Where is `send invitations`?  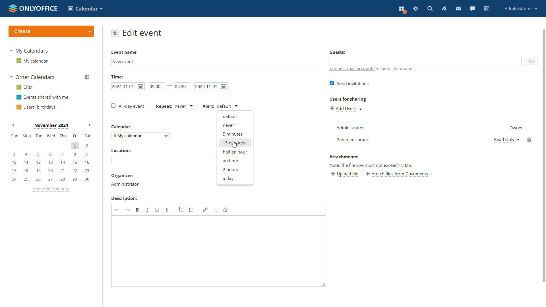
send invitations is located at coordinates (350, 83).